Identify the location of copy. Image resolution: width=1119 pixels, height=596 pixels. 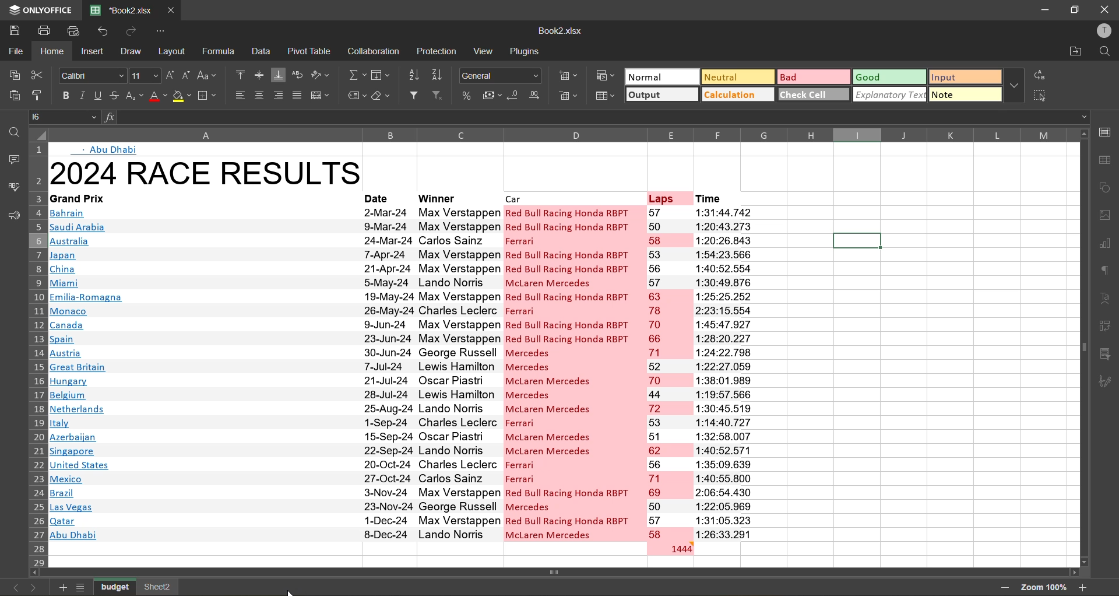
(17, 76).